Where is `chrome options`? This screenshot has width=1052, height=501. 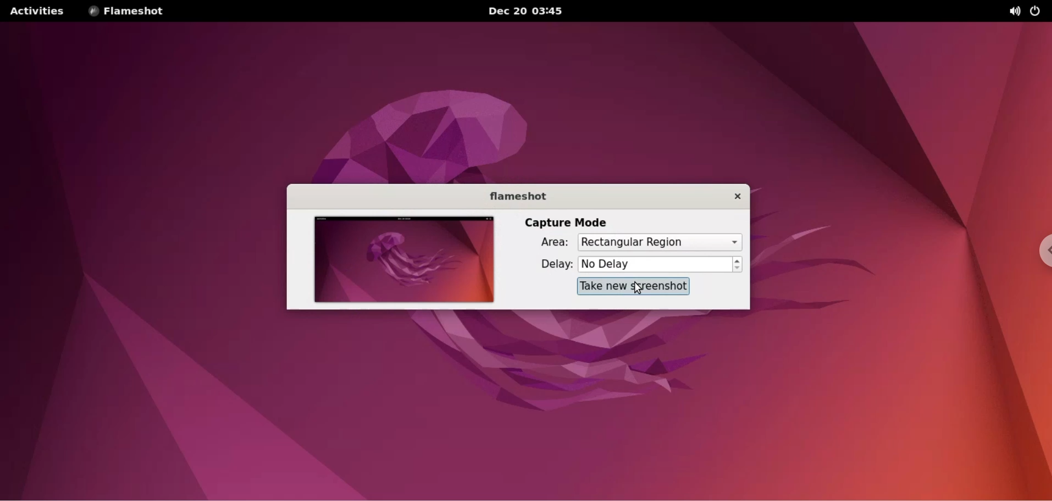 chrome options is located at coordinates (1038, 253).